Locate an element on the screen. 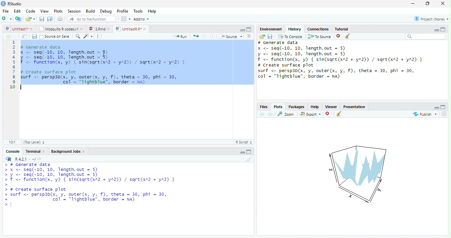 The height and width of the screenshot is (238, 451). File is located at coordinates (6, 11).